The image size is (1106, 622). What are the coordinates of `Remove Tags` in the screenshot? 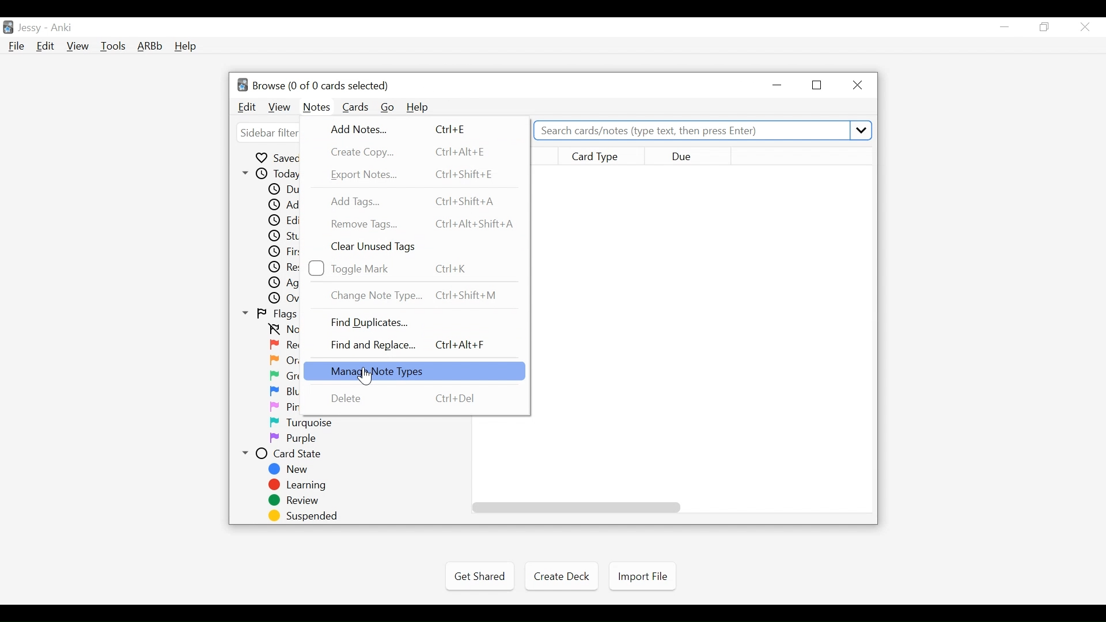 It's located at (422, 224).